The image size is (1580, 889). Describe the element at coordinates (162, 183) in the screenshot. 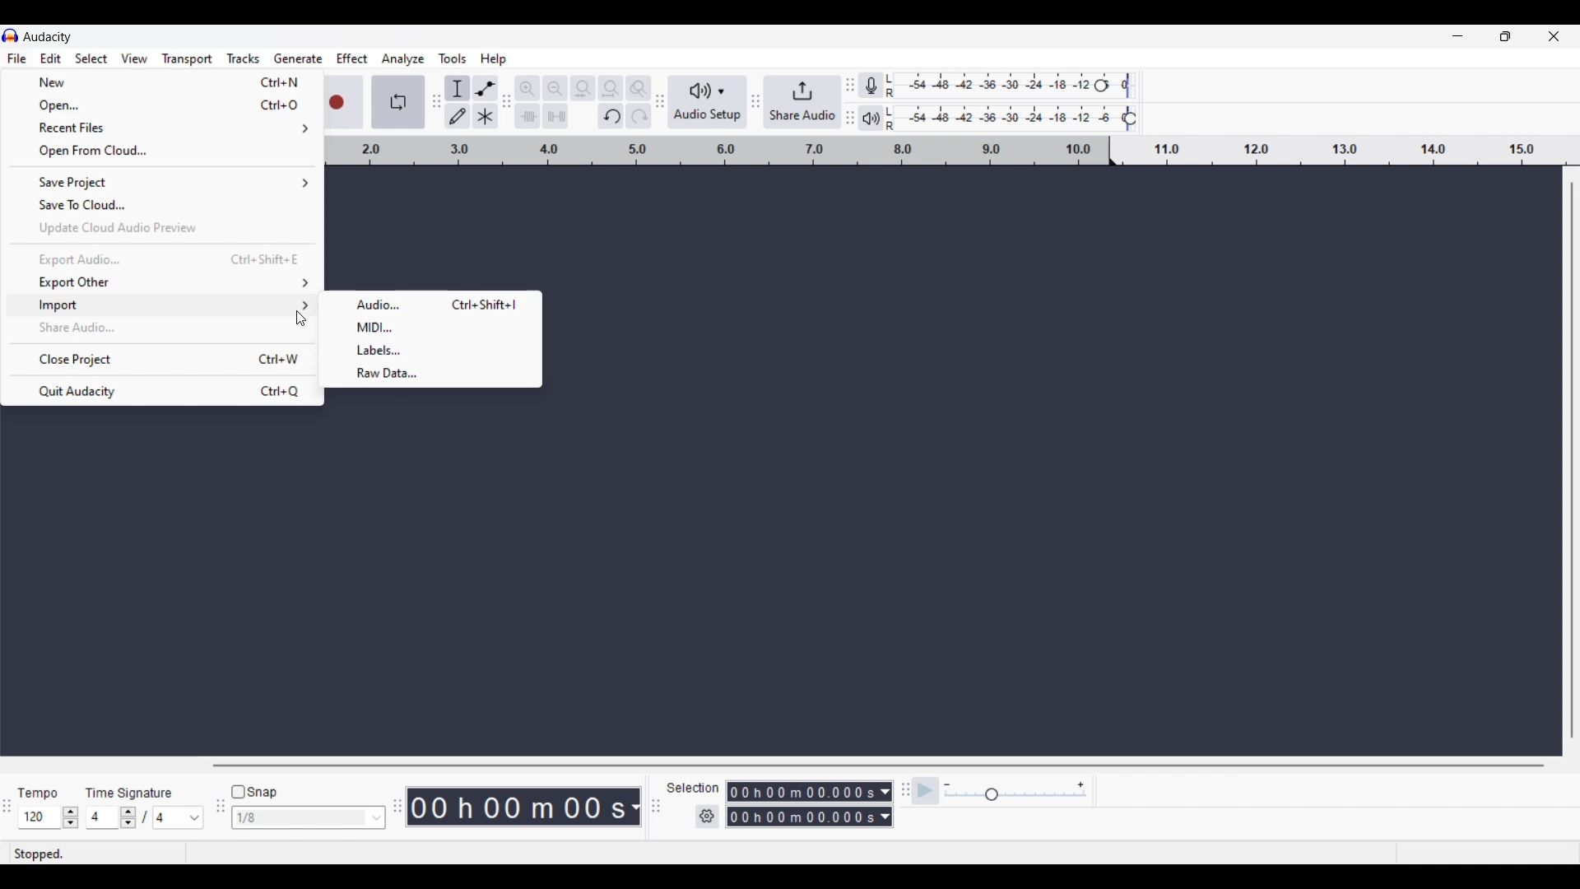

I see `Save project options` at that location.